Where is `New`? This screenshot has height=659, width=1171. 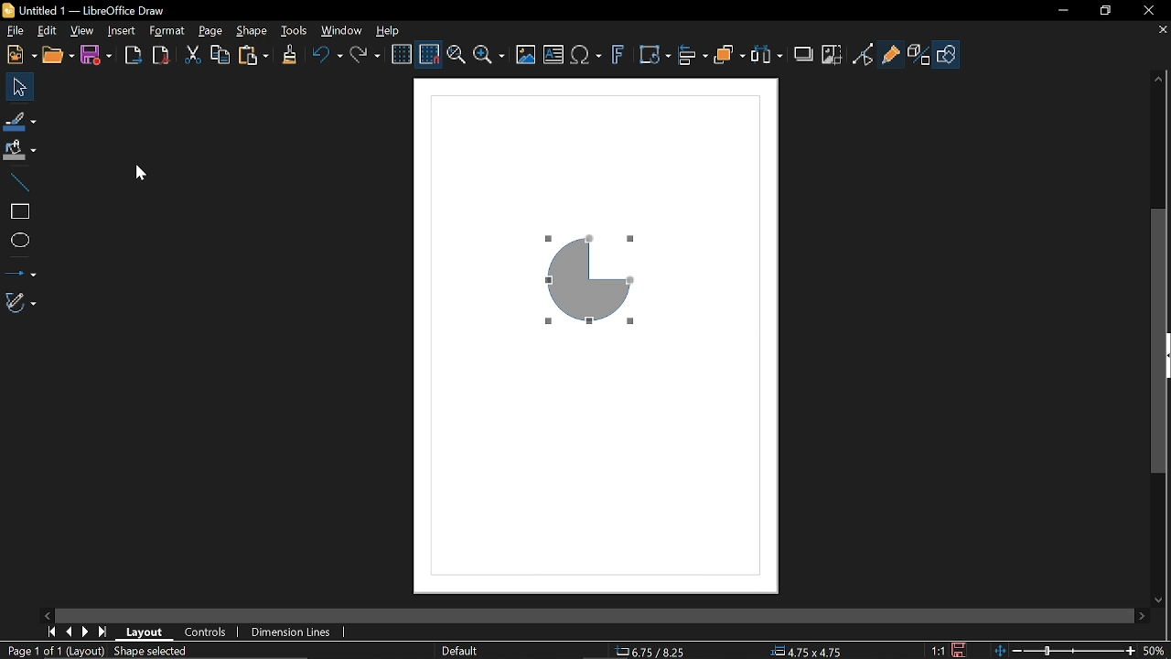
New is located at coordinates (19, 55).